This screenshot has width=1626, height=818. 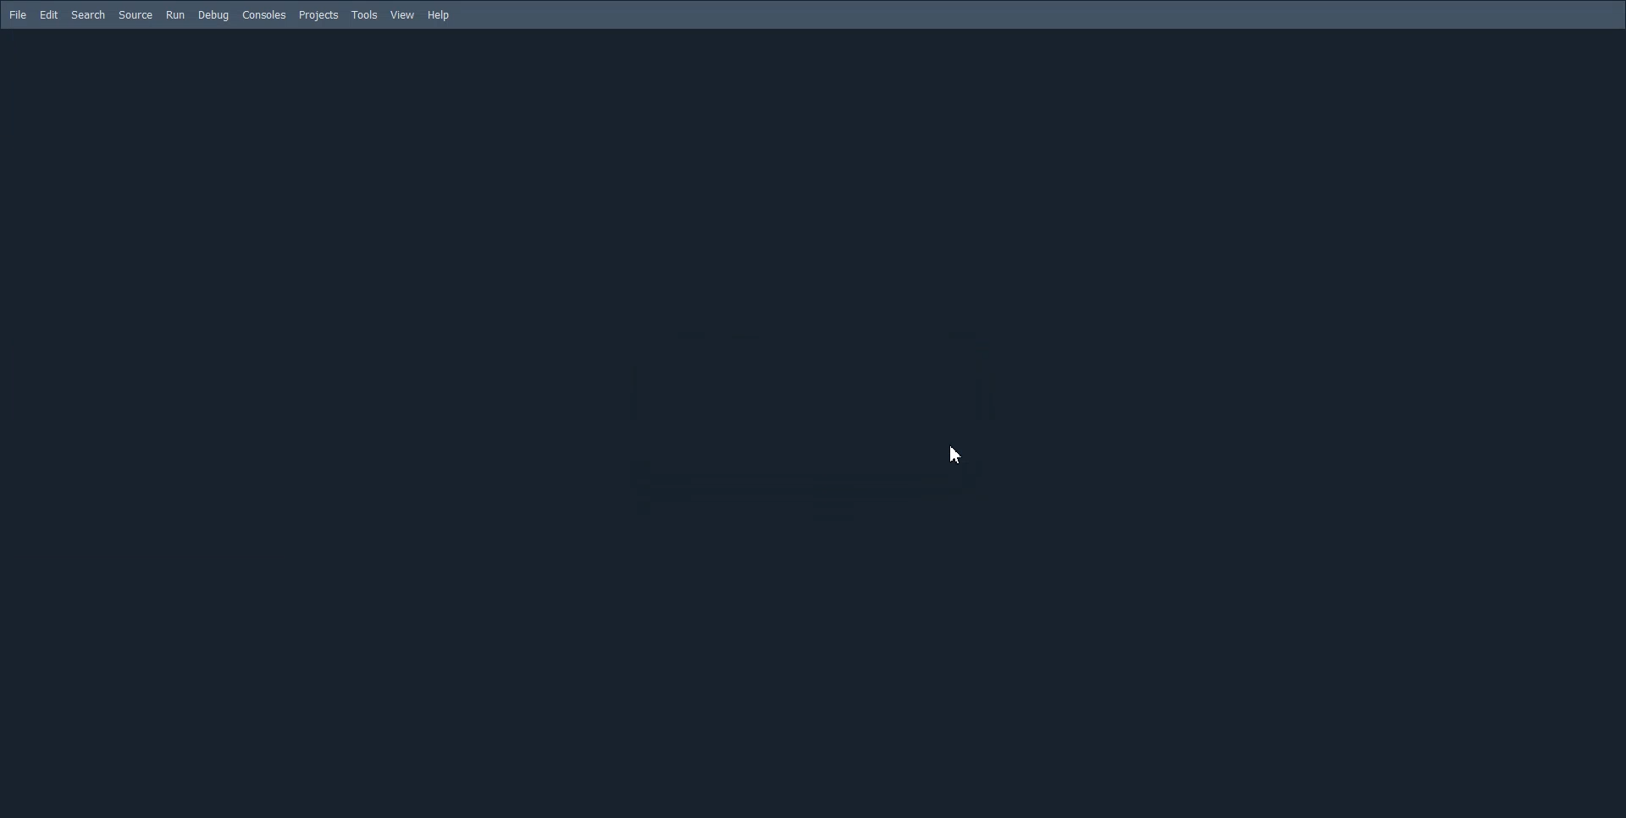 I want to click on Tools, so click(x=364, y=15).